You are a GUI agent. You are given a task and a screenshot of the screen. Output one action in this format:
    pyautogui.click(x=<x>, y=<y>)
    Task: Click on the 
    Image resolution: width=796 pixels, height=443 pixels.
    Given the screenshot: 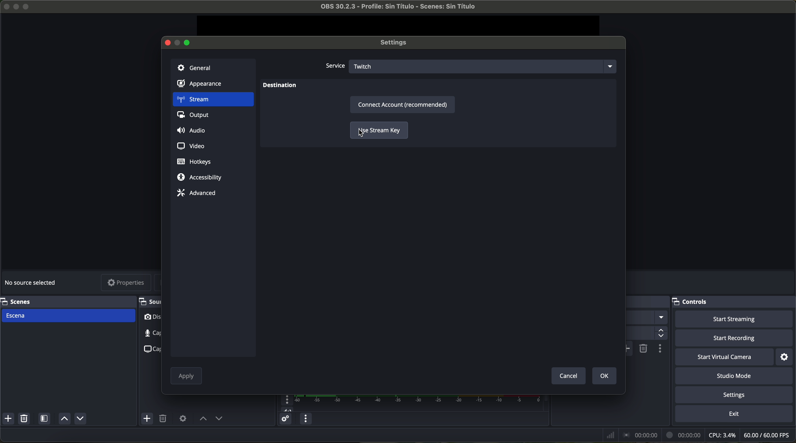 What is the action you would take?
    pyautogui.click(x=648, y=302)
    